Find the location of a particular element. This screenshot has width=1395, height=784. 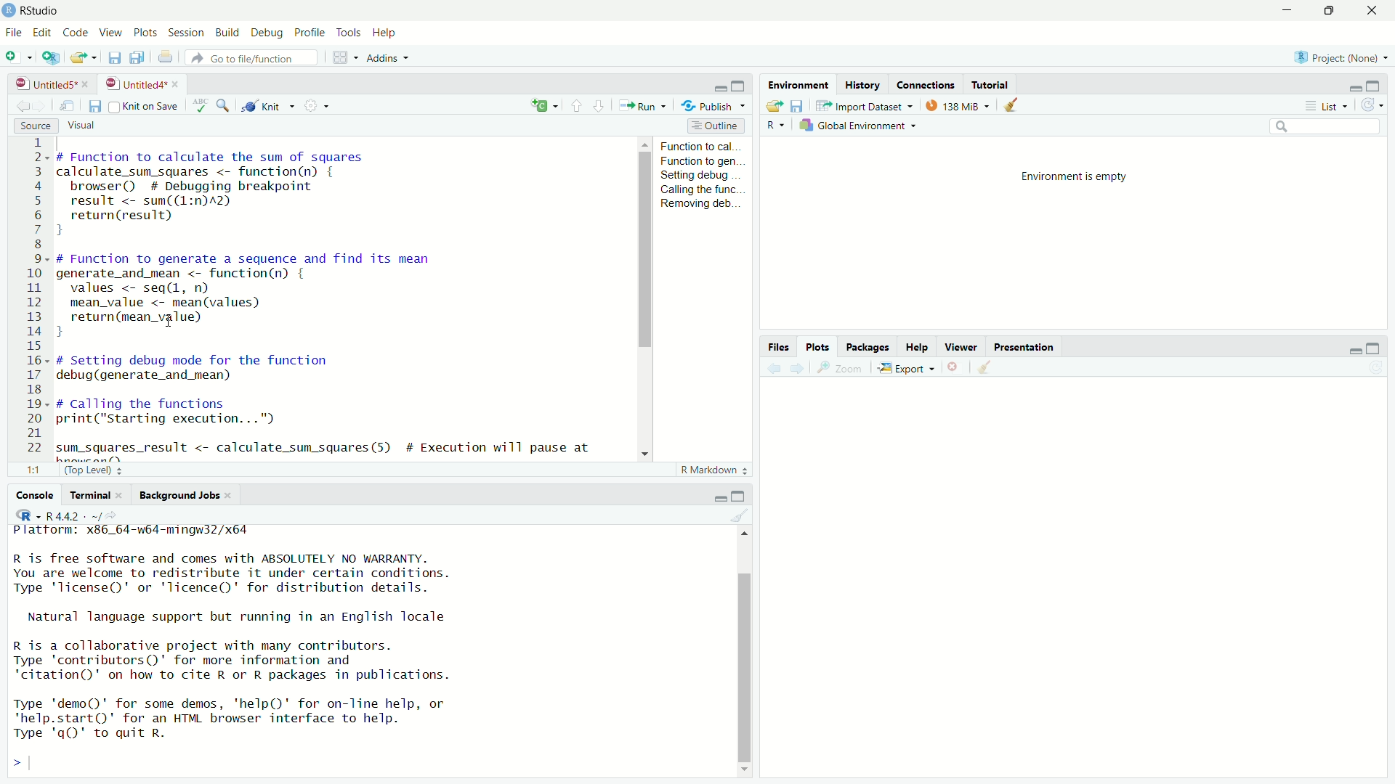

maximize is located at coordinates (1377, 84).